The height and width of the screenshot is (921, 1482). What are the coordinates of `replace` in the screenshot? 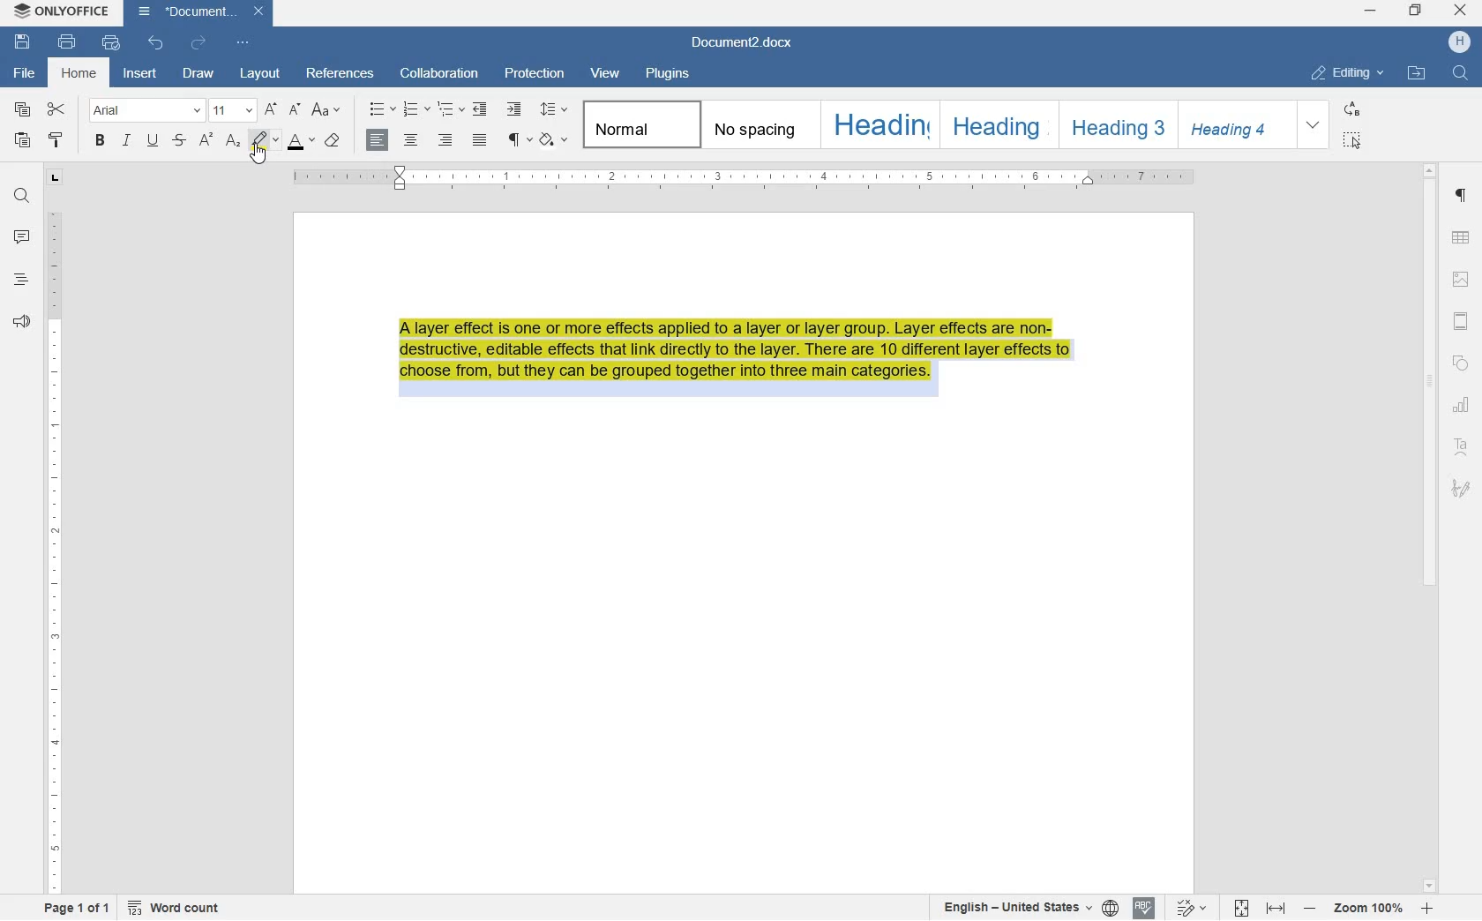 It's located at (1353, 111).